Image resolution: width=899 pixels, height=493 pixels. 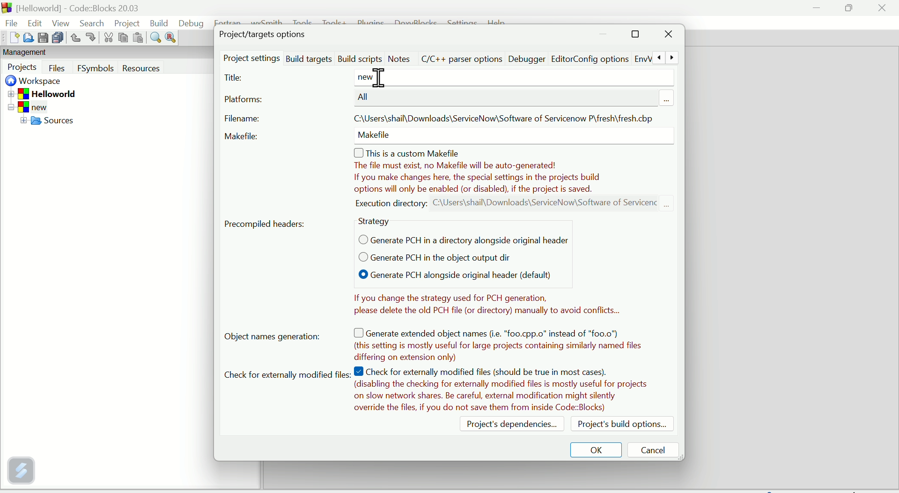 What do you see at coordinates (360, 57) in the screenshot?
I see `Build scripts` at bounding box center [360, 57].